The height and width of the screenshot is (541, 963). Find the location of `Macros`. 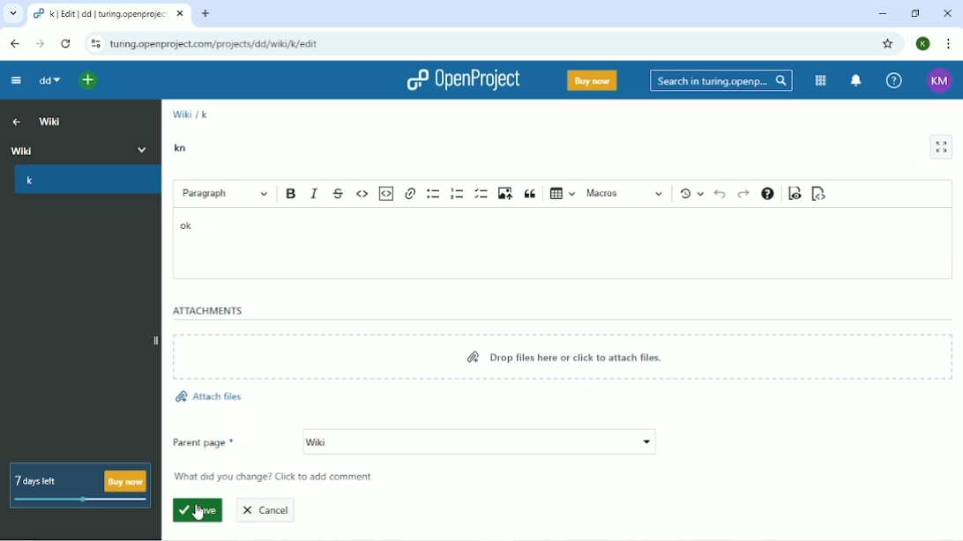

Macros is located at coordinates (626, 195).